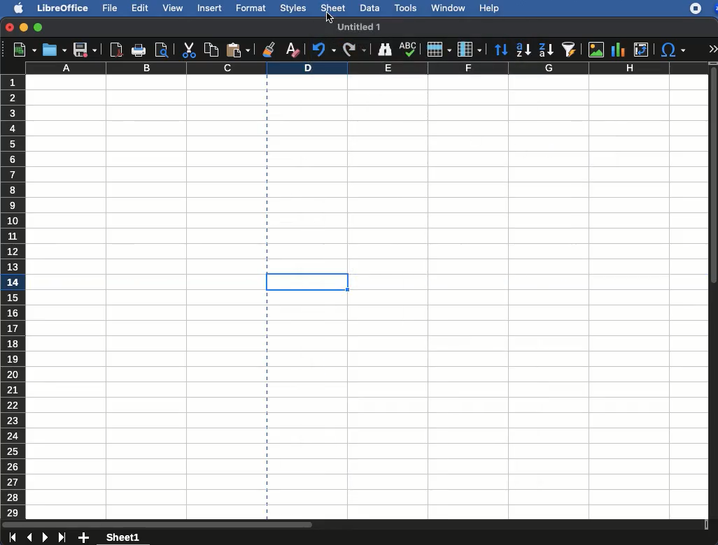 This screenshot has width=718, height=545. What do you see at coordinates (108, 8) in the screenshot?
I see `file` at bounding box center [108, 8].